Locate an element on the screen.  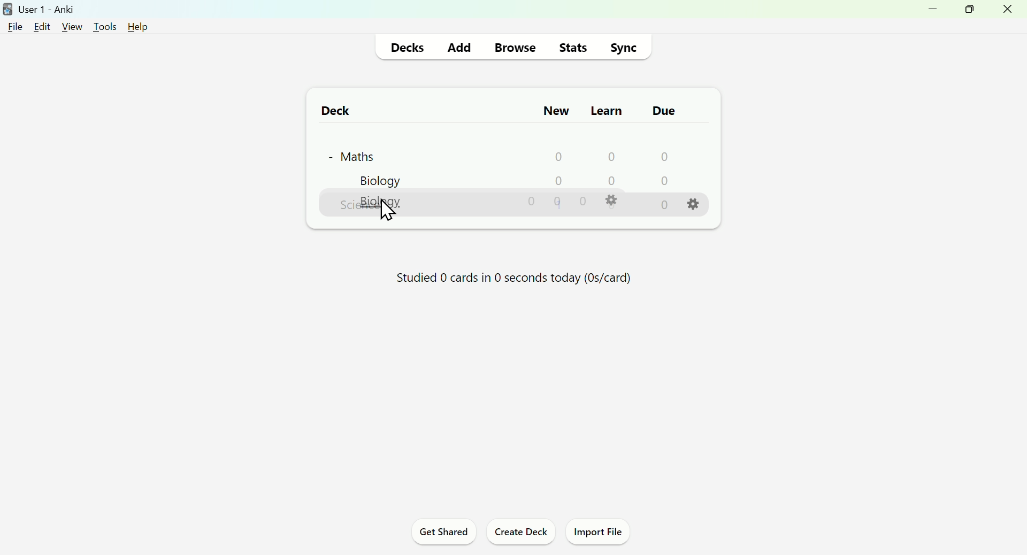
Create Deck is located at coordinates (518, 533).